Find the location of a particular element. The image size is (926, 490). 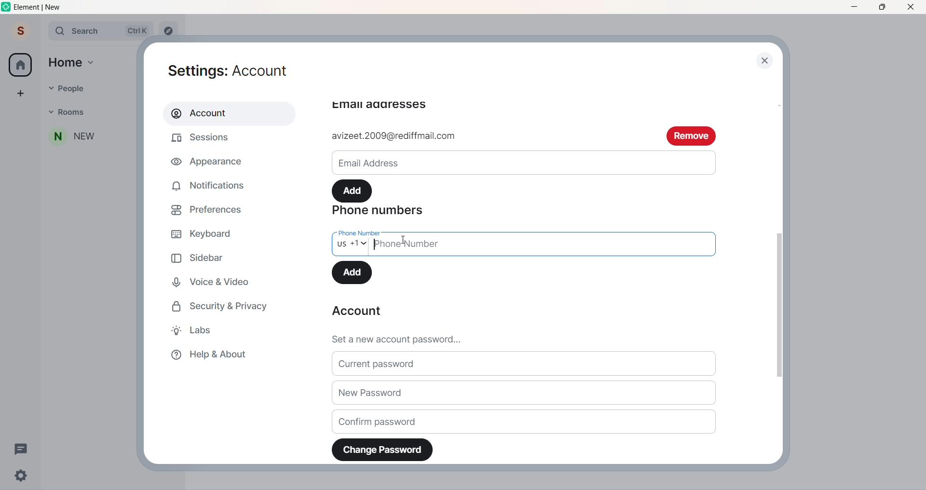

Set a new password is located at coordinates (528, 338).